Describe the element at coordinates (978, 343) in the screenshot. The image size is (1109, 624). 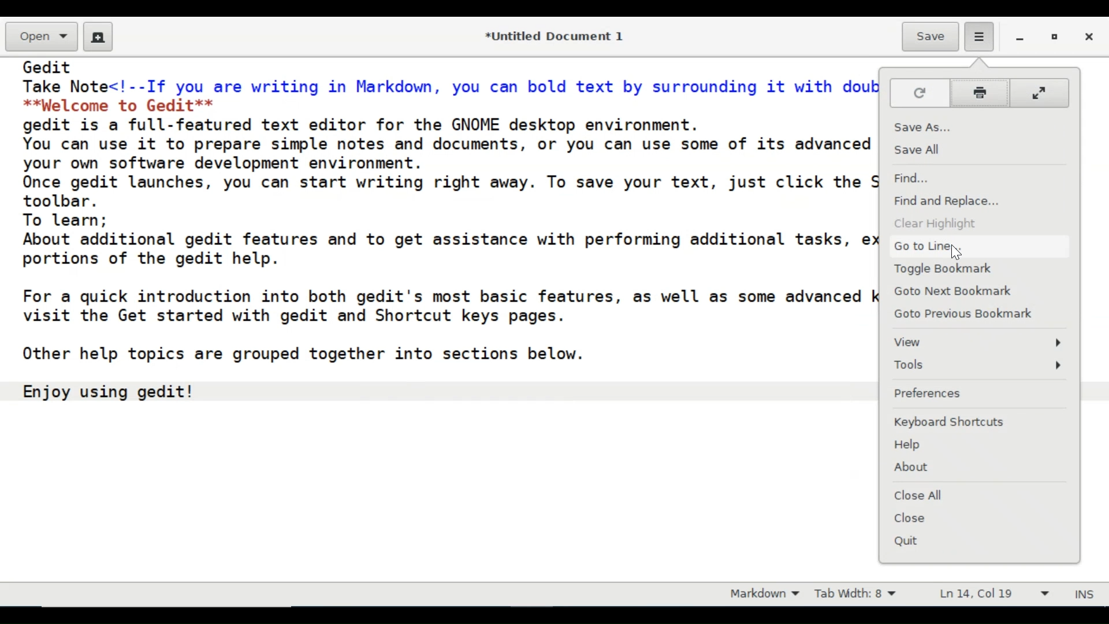
I see `View` at that location.